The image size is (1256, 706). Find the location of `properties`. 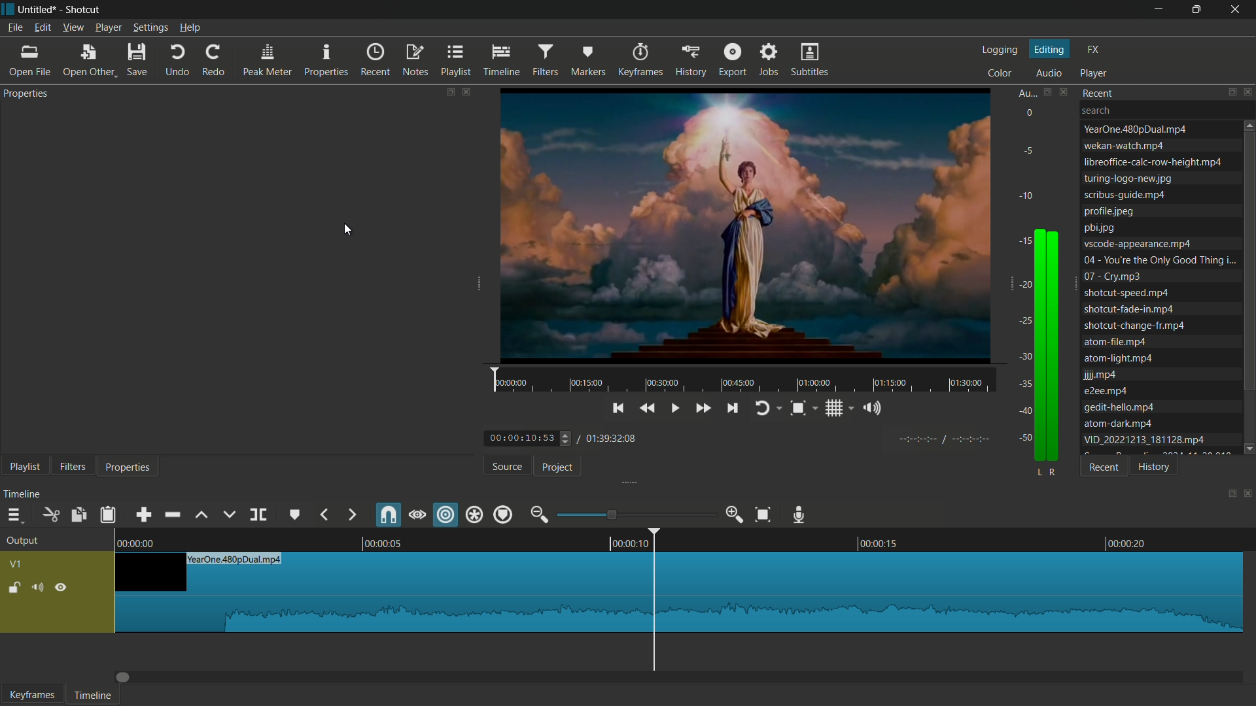

properties is located at coordinates (328, 61).